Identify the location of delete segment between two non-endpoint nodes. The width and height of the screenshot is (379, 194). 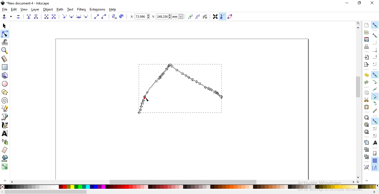
(54, 17).